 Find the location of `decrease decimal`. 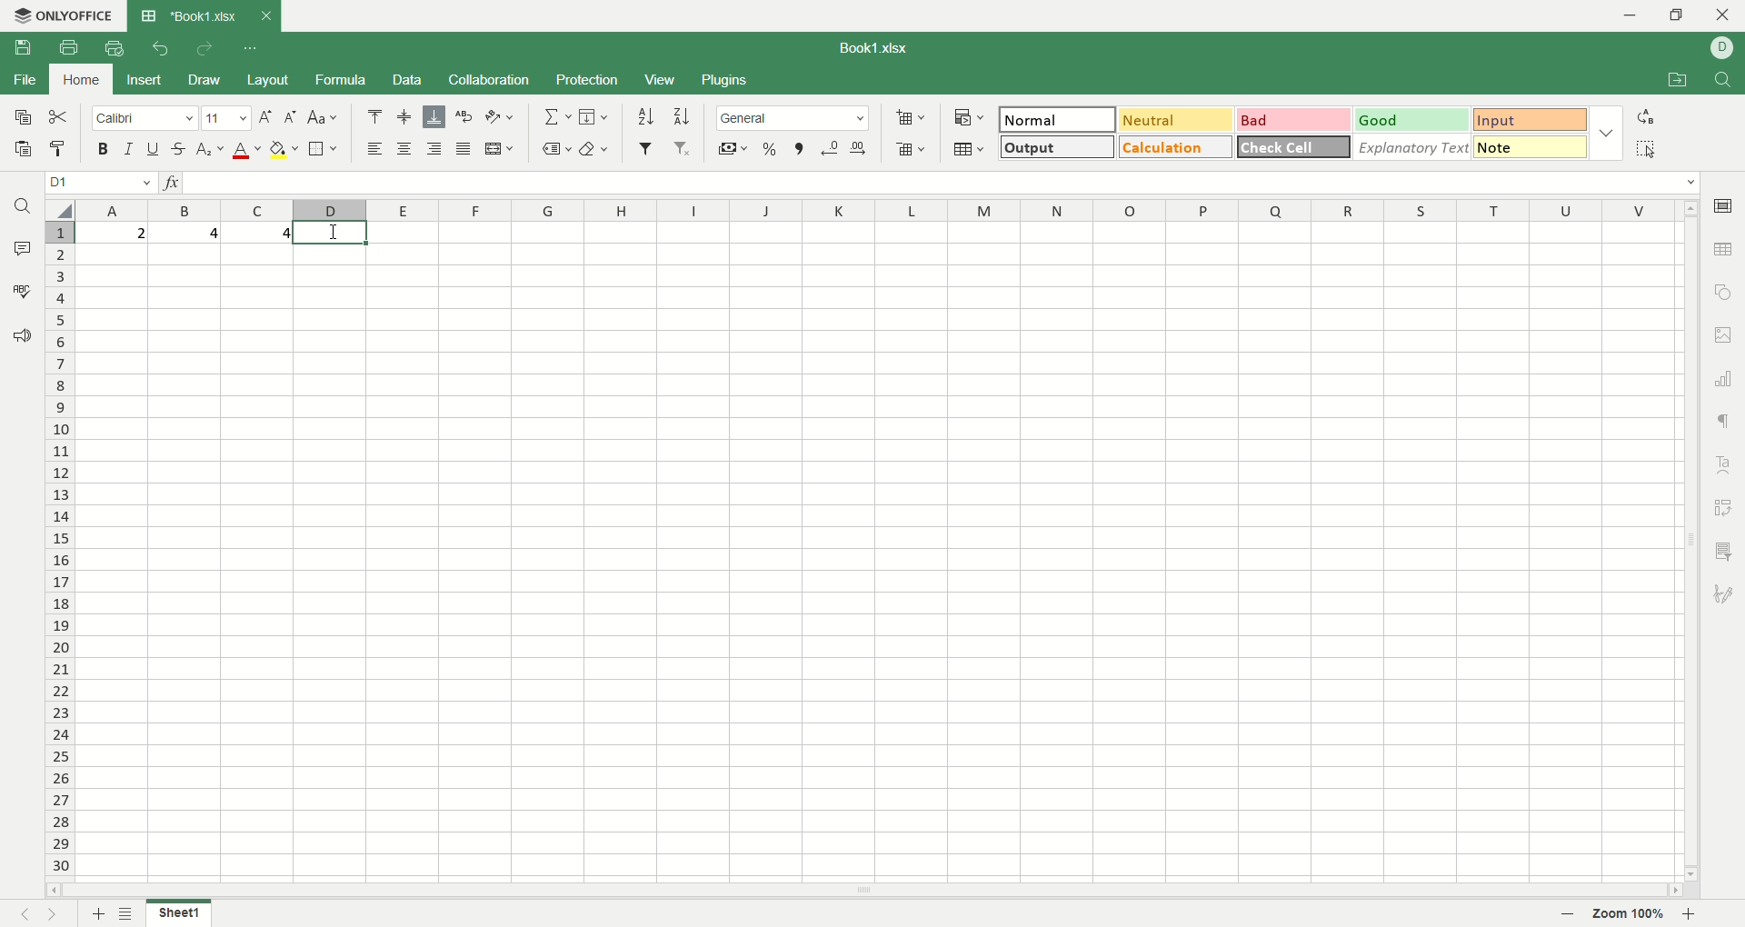

decrease decimal is located at coordinates (831, 148).